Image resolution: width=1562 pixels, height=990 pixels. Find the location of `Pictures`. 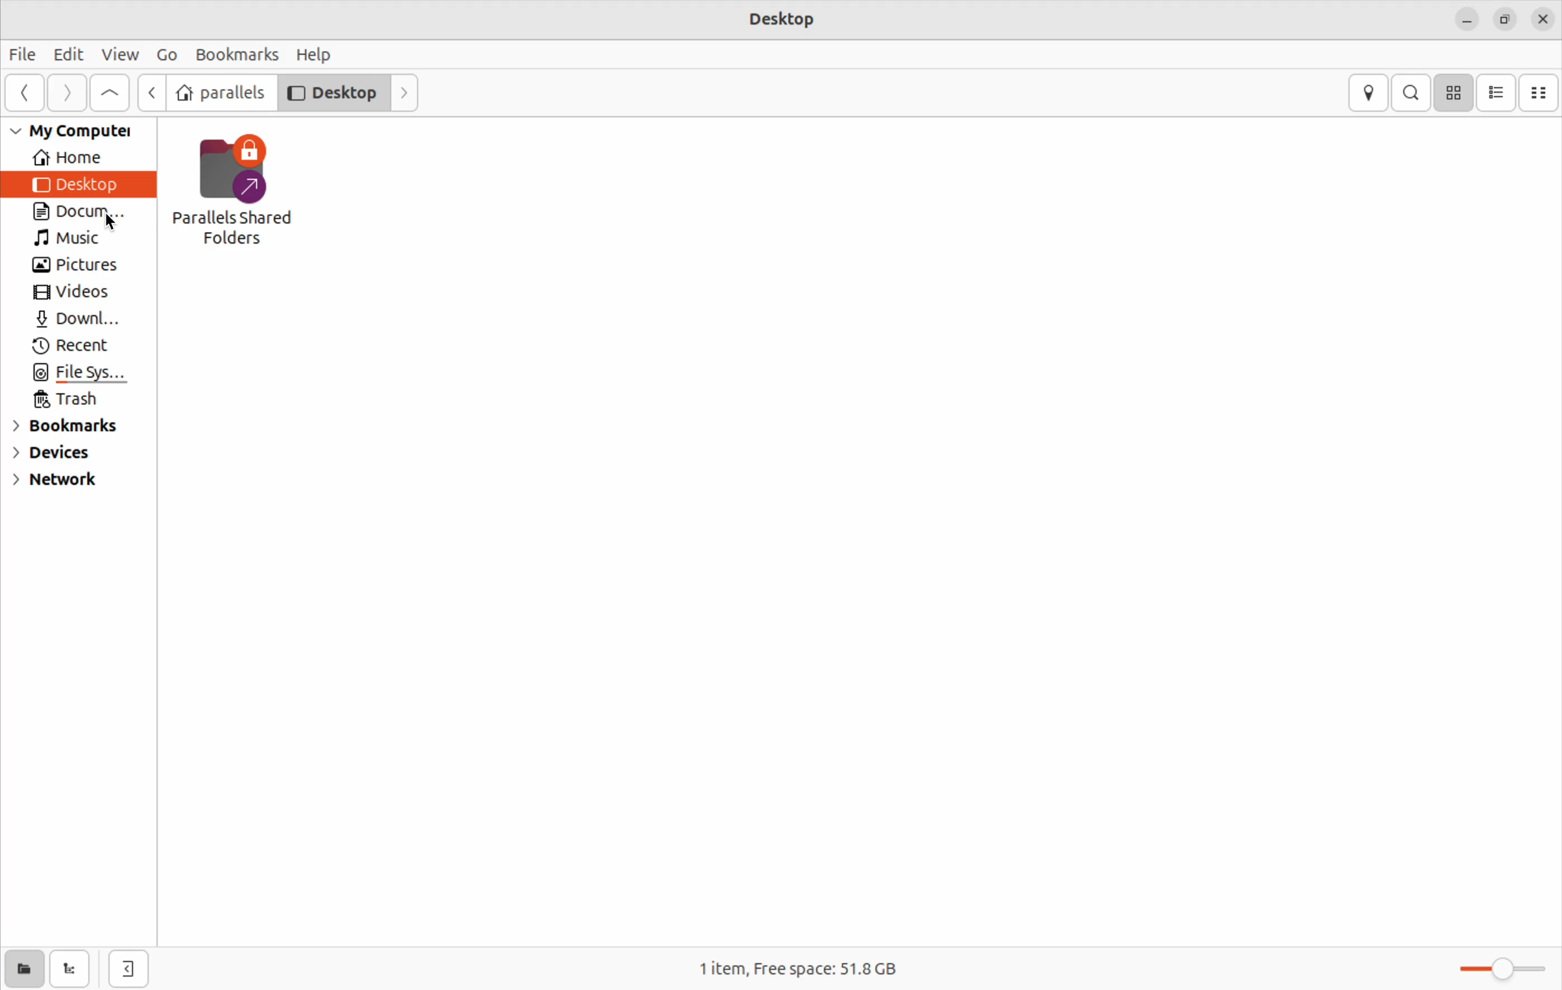

Pictures is located at coordinates (80, 268).